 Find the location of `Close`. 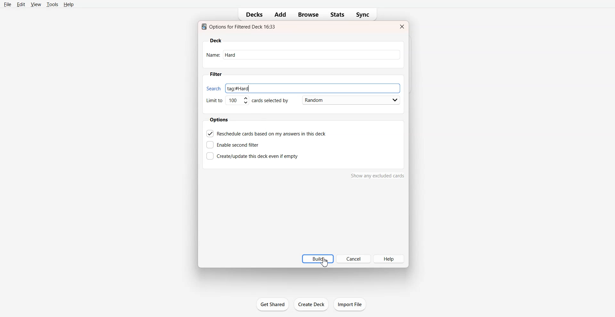

Close is located at coordinates (401, 27).